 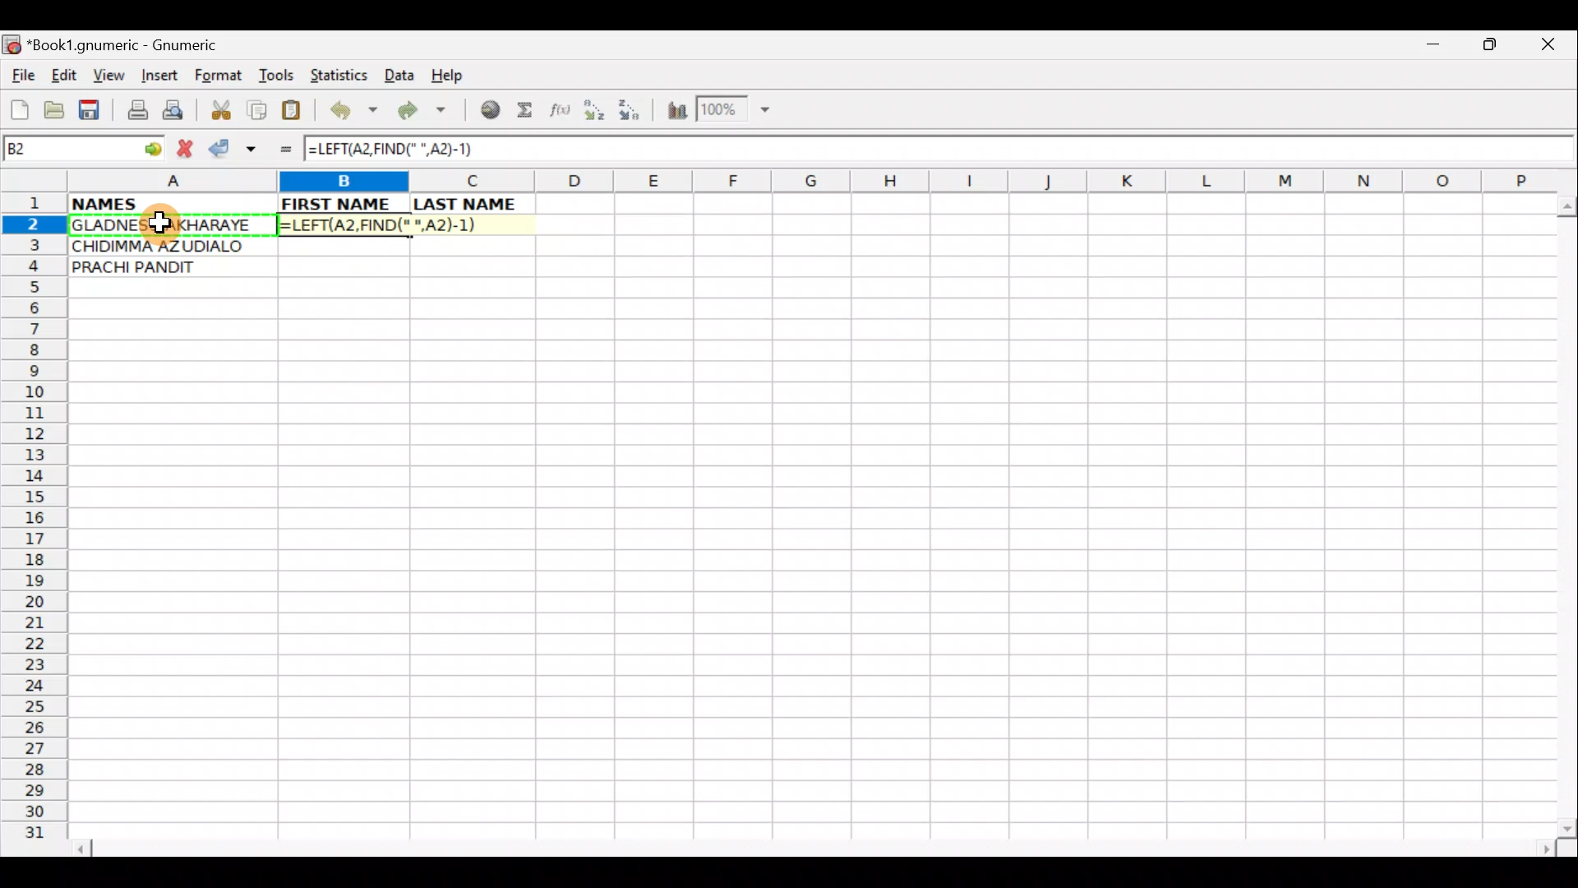 I want to click on Maximize, so click(x=1493, y=48).